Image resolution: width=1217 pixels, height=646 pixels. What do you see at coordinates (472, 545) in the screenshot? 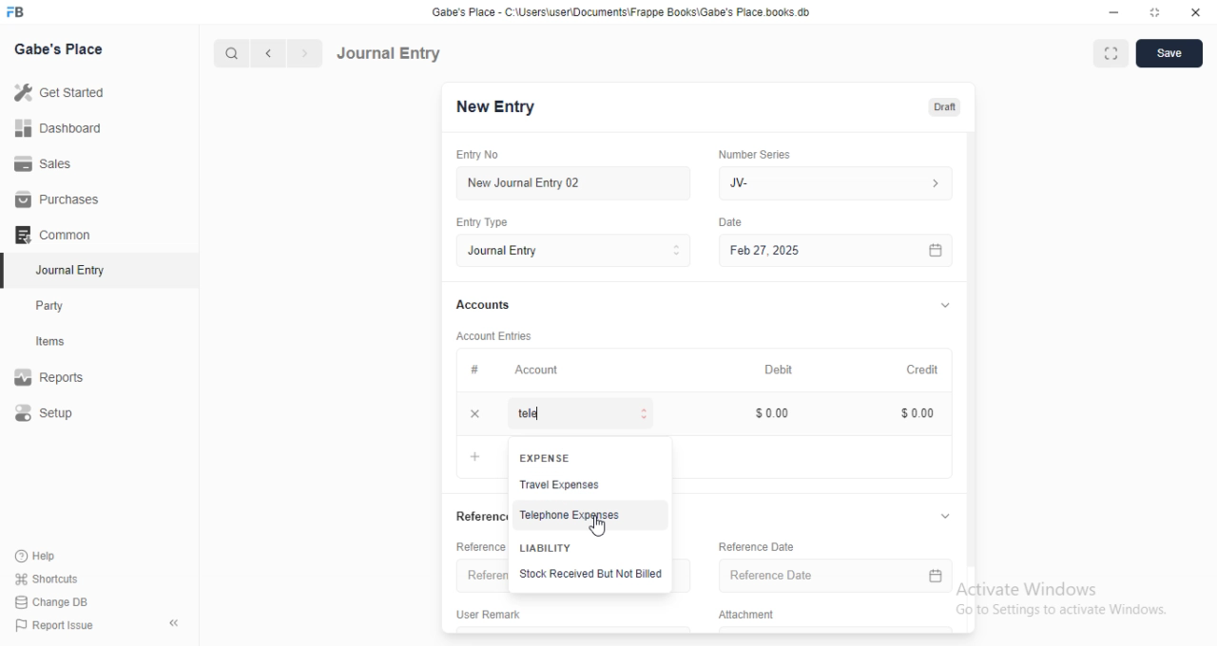
I see `Reference Number` at bounding box center [472, 545].